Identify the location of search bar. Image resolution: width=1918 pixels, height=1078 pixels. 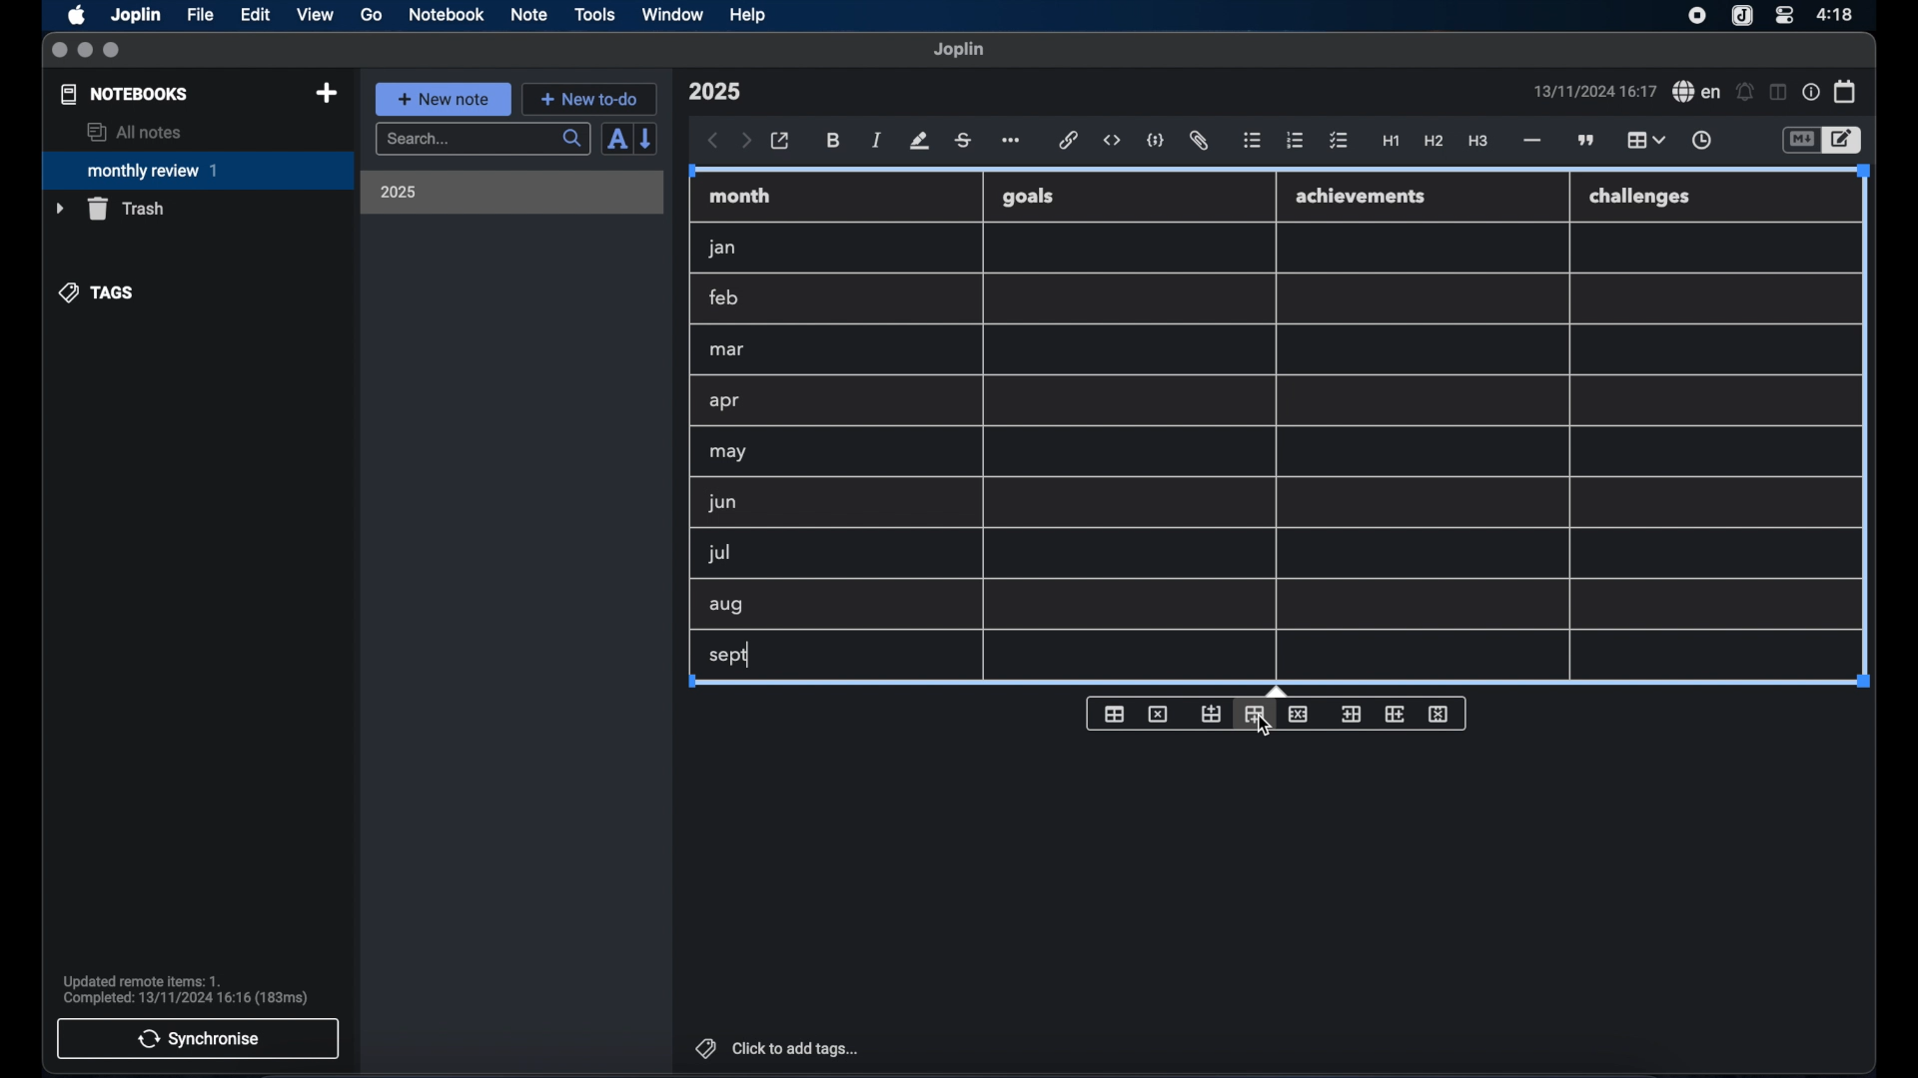
(482, 141).